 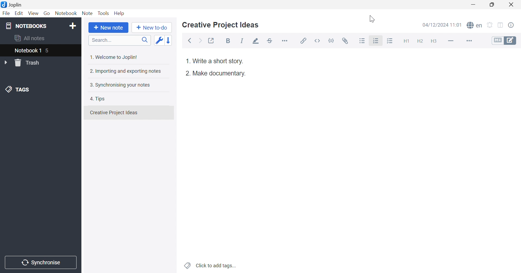 I want to click on Horizontal line, so click(x=451, y=41).